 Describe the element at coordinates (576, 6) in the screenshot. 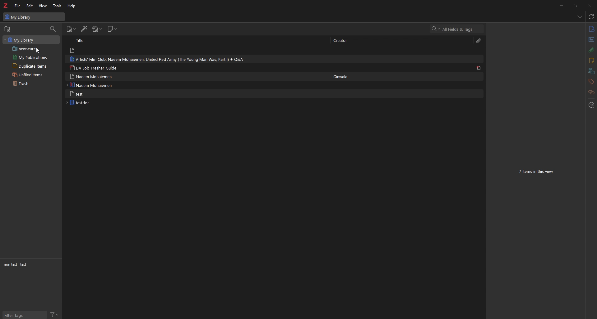

I see `restore` at that location.